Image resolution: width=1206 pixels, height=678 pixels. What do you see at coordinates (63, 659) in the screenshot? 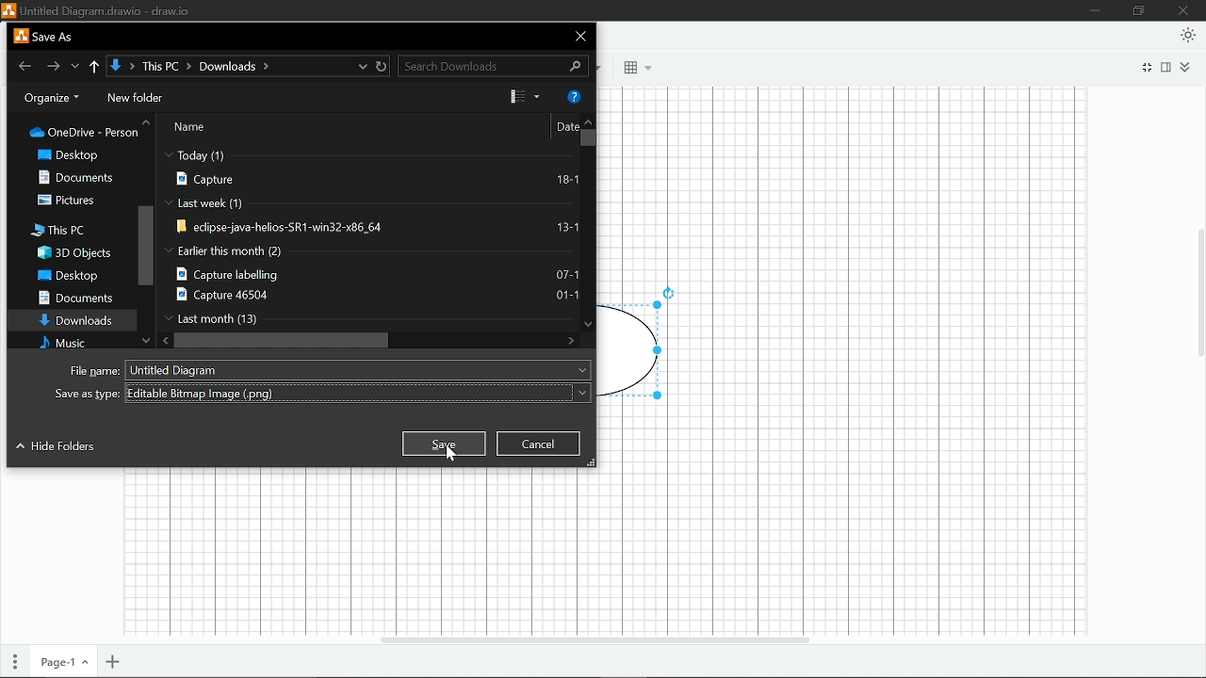
I see `Current page` at bounding box center [63, 659].